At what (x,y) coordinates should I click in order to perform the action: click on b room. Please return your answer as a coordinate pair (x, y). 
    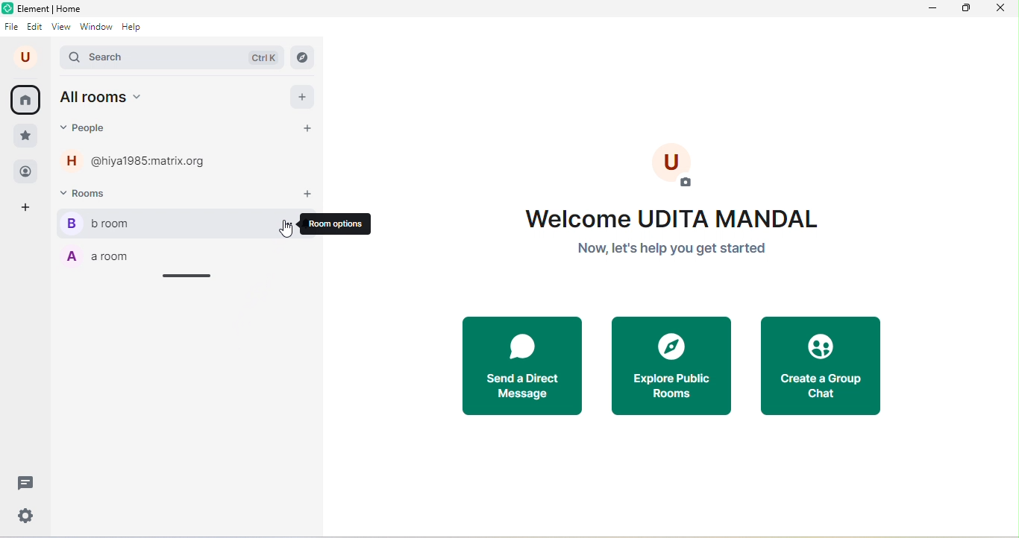
    Looking at the image, I should click on (150, 221).